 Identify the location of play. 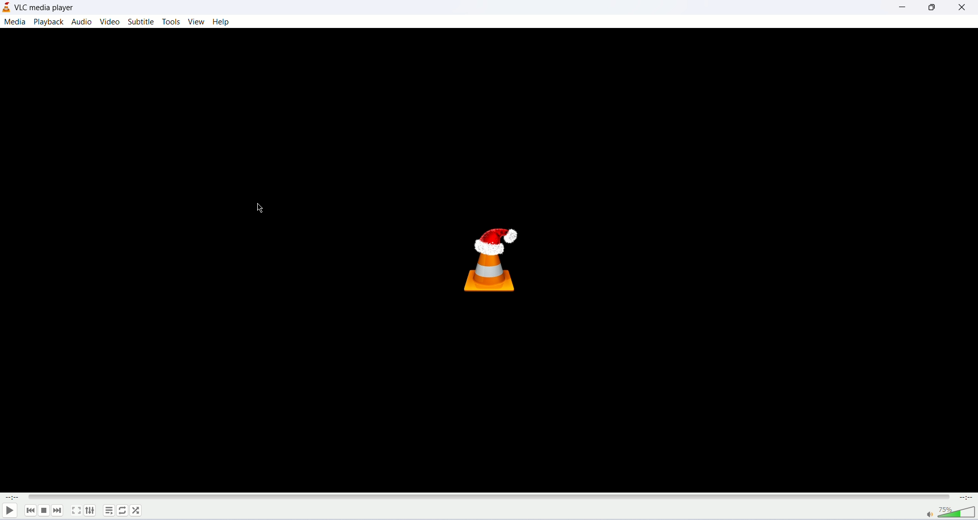
(9, 511).